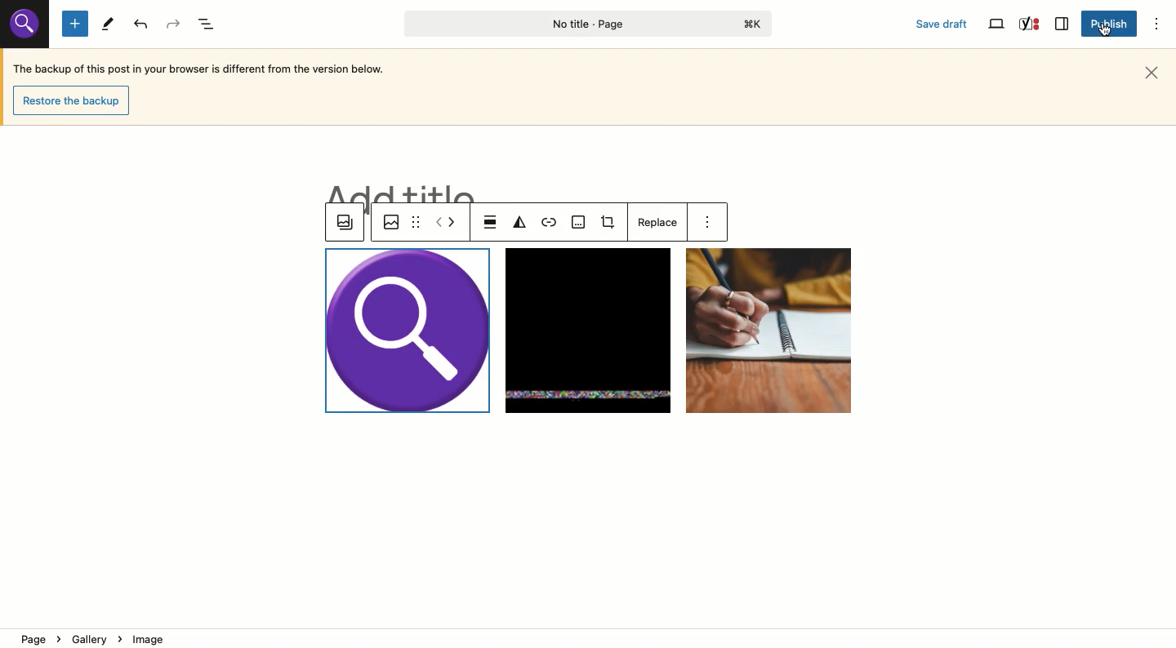  Describe the element at coordinates (142, 25) in the screenshot. I see `Undo` at that location.